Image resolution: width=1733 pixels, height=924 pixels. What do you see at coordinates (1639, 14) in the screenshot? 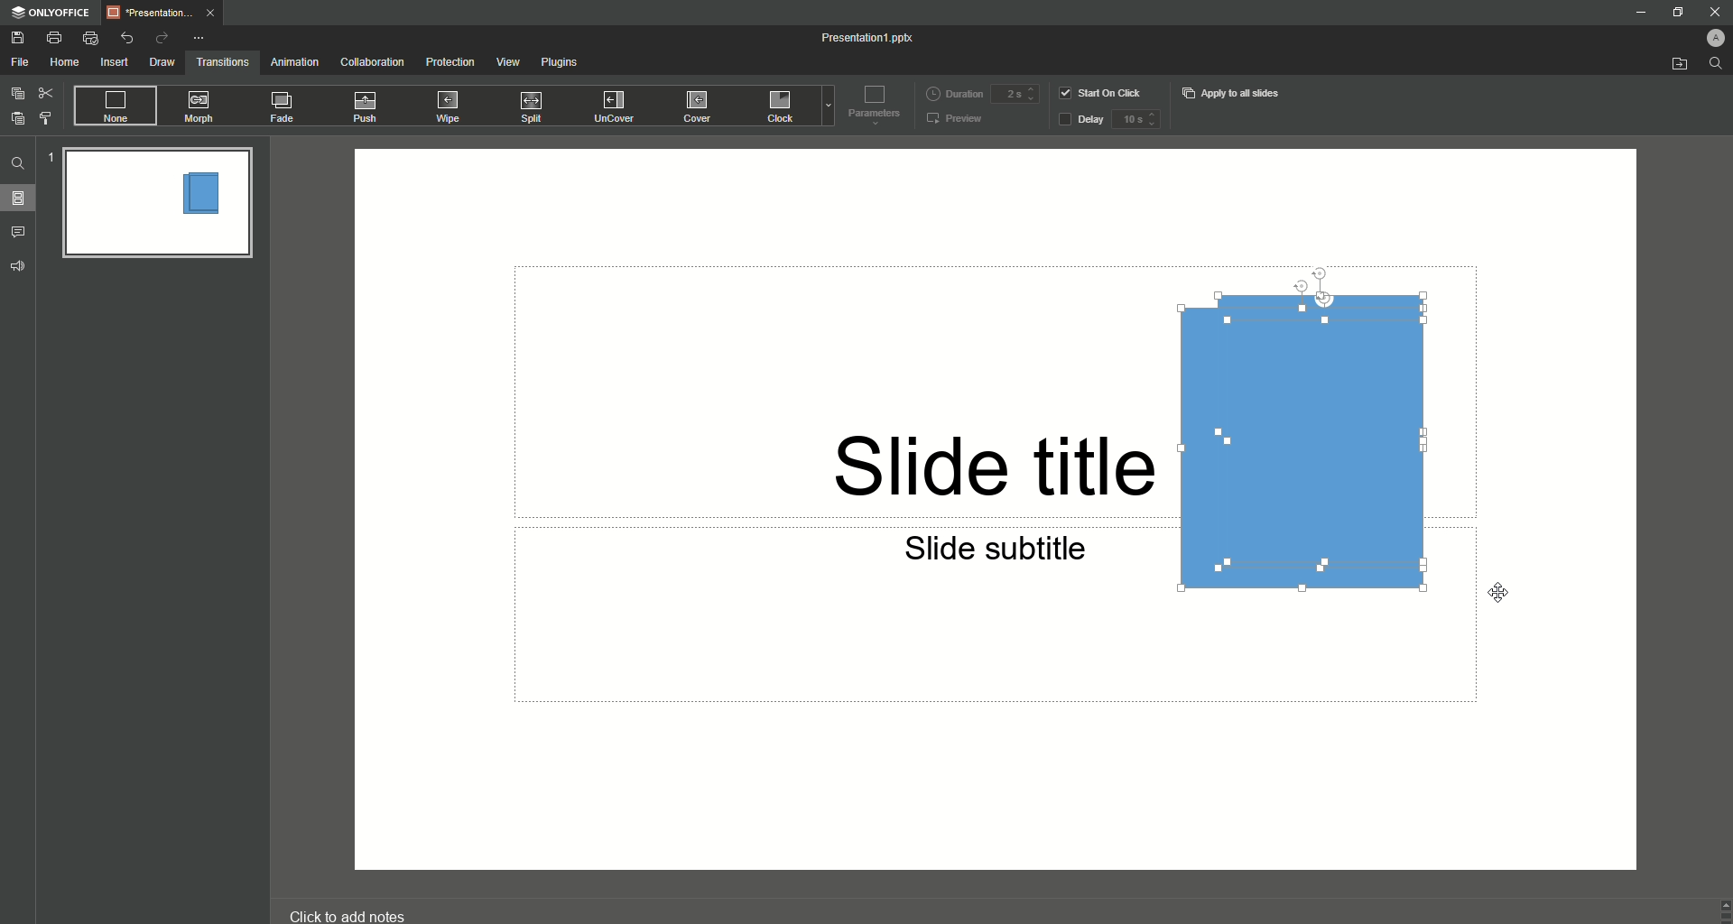
I see `Minimize` at bounding box center [1639, 14].